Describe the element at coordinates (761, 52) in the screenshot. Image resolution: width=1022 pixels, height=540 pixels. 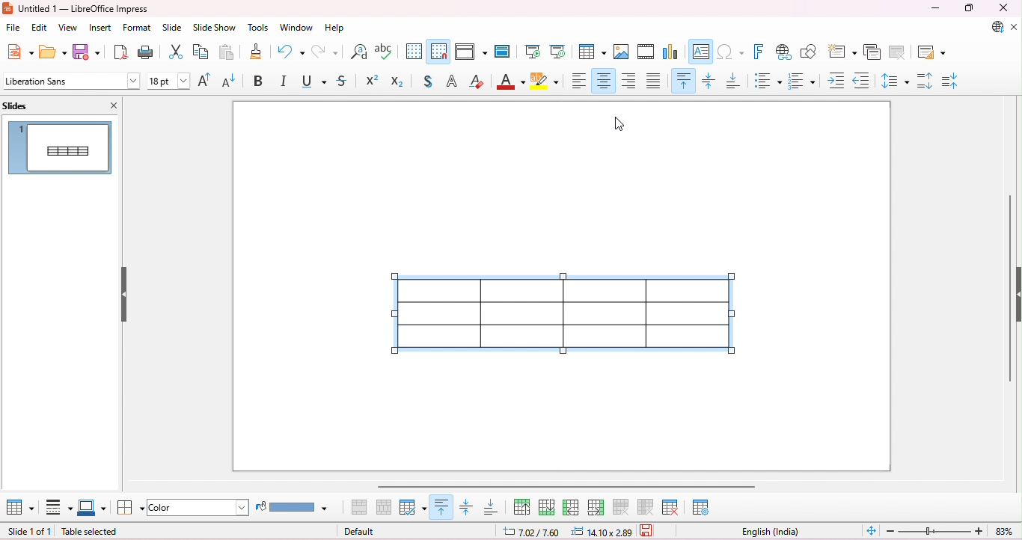
I see `insert fontwork text` at that location.